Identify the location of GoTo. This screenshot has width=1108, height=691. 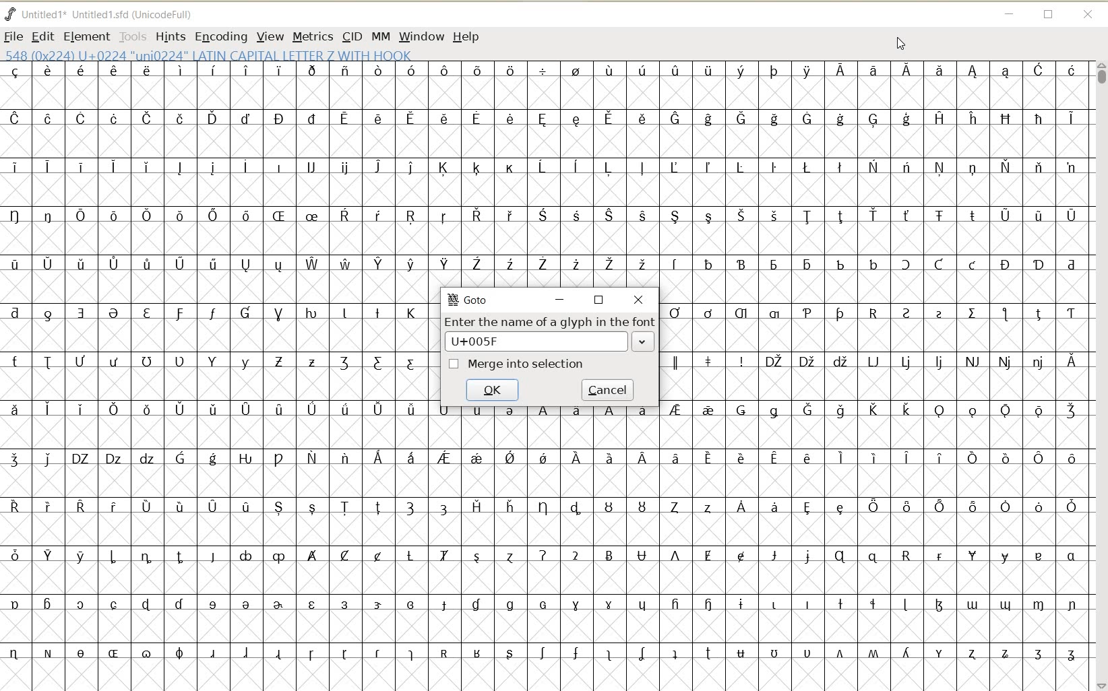
(469, 299).